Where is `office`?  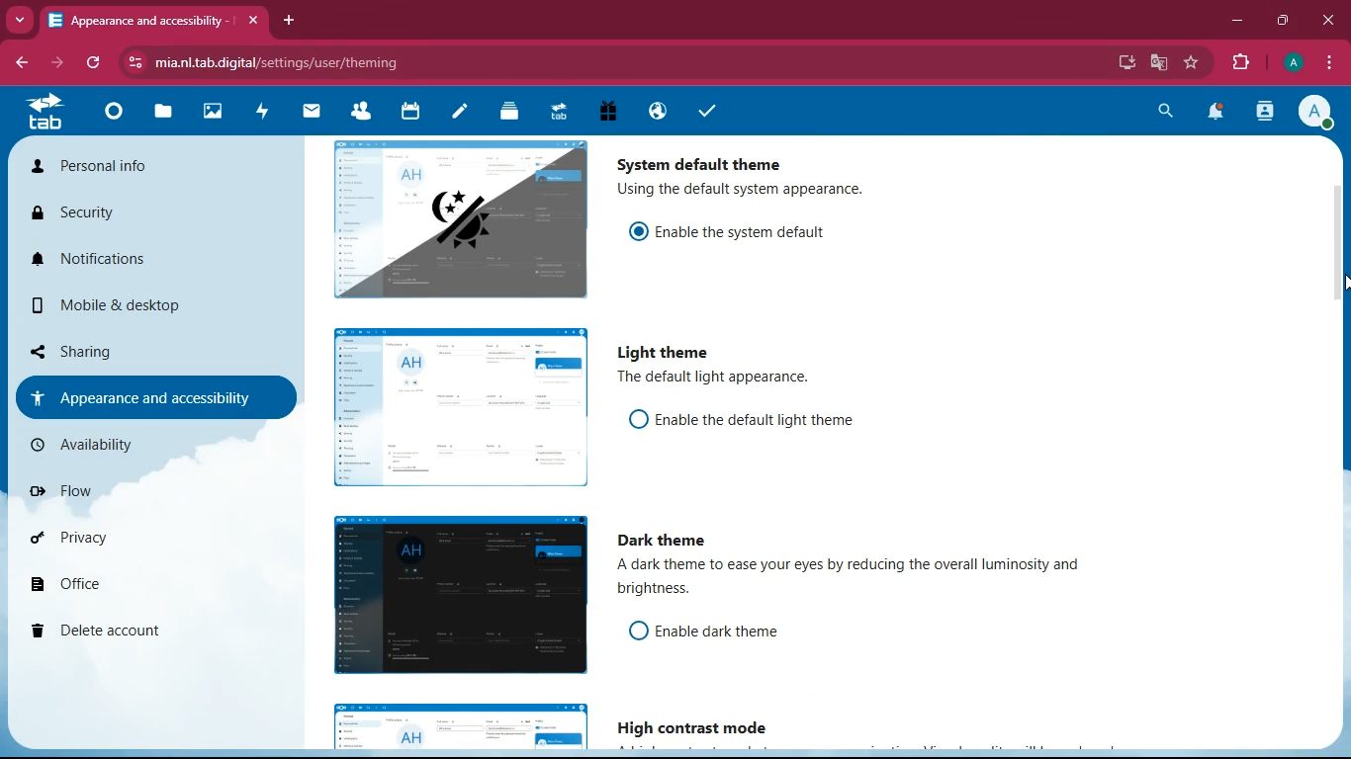
office is located at coordinates (136, 587).